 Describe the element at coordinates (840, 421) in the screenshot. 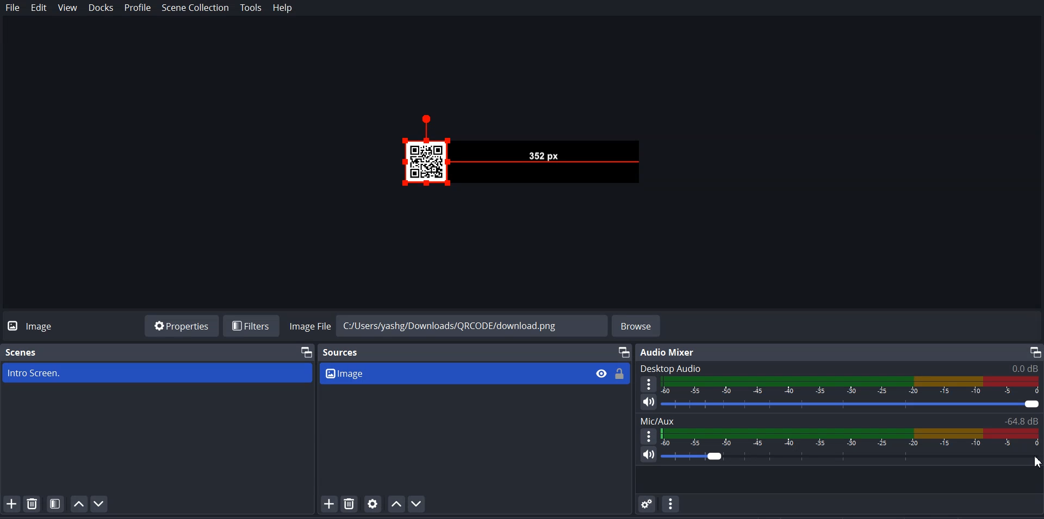

I see `Text` at that location.